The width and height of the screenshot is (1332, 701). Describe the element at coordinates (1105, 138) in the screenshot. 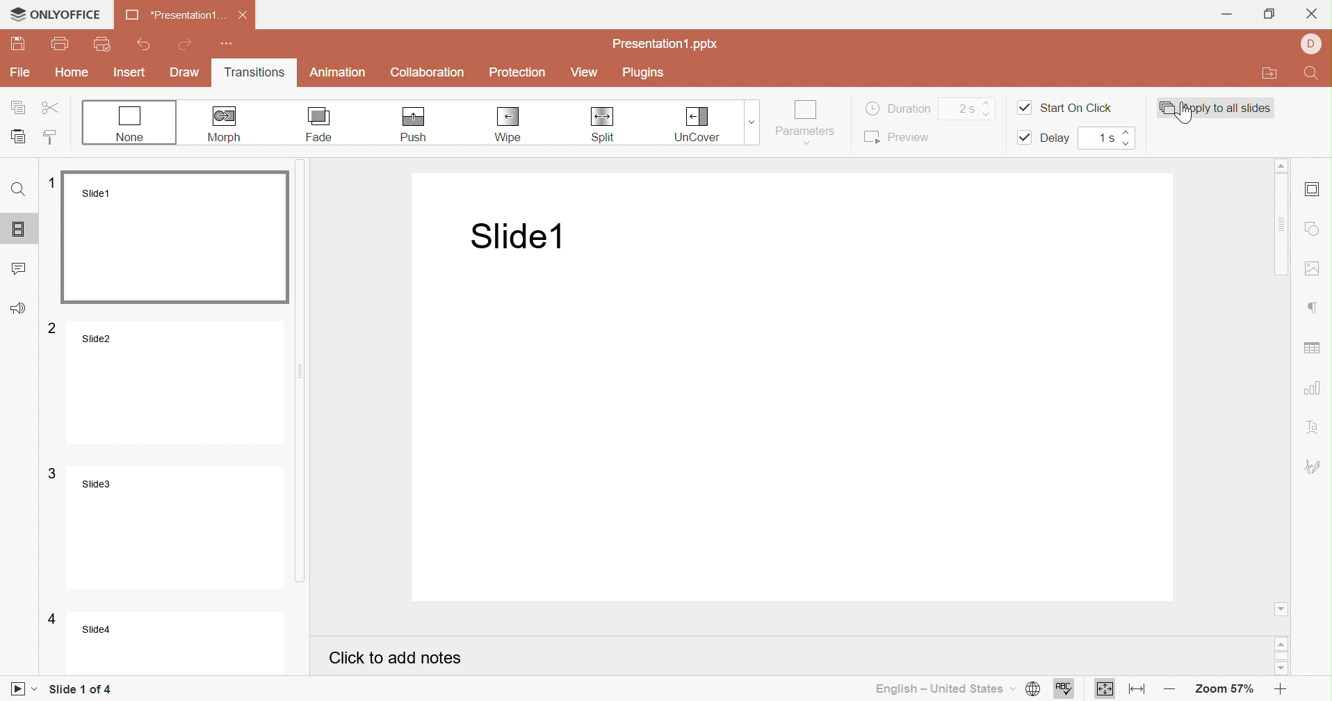

I see `1s` at that location.